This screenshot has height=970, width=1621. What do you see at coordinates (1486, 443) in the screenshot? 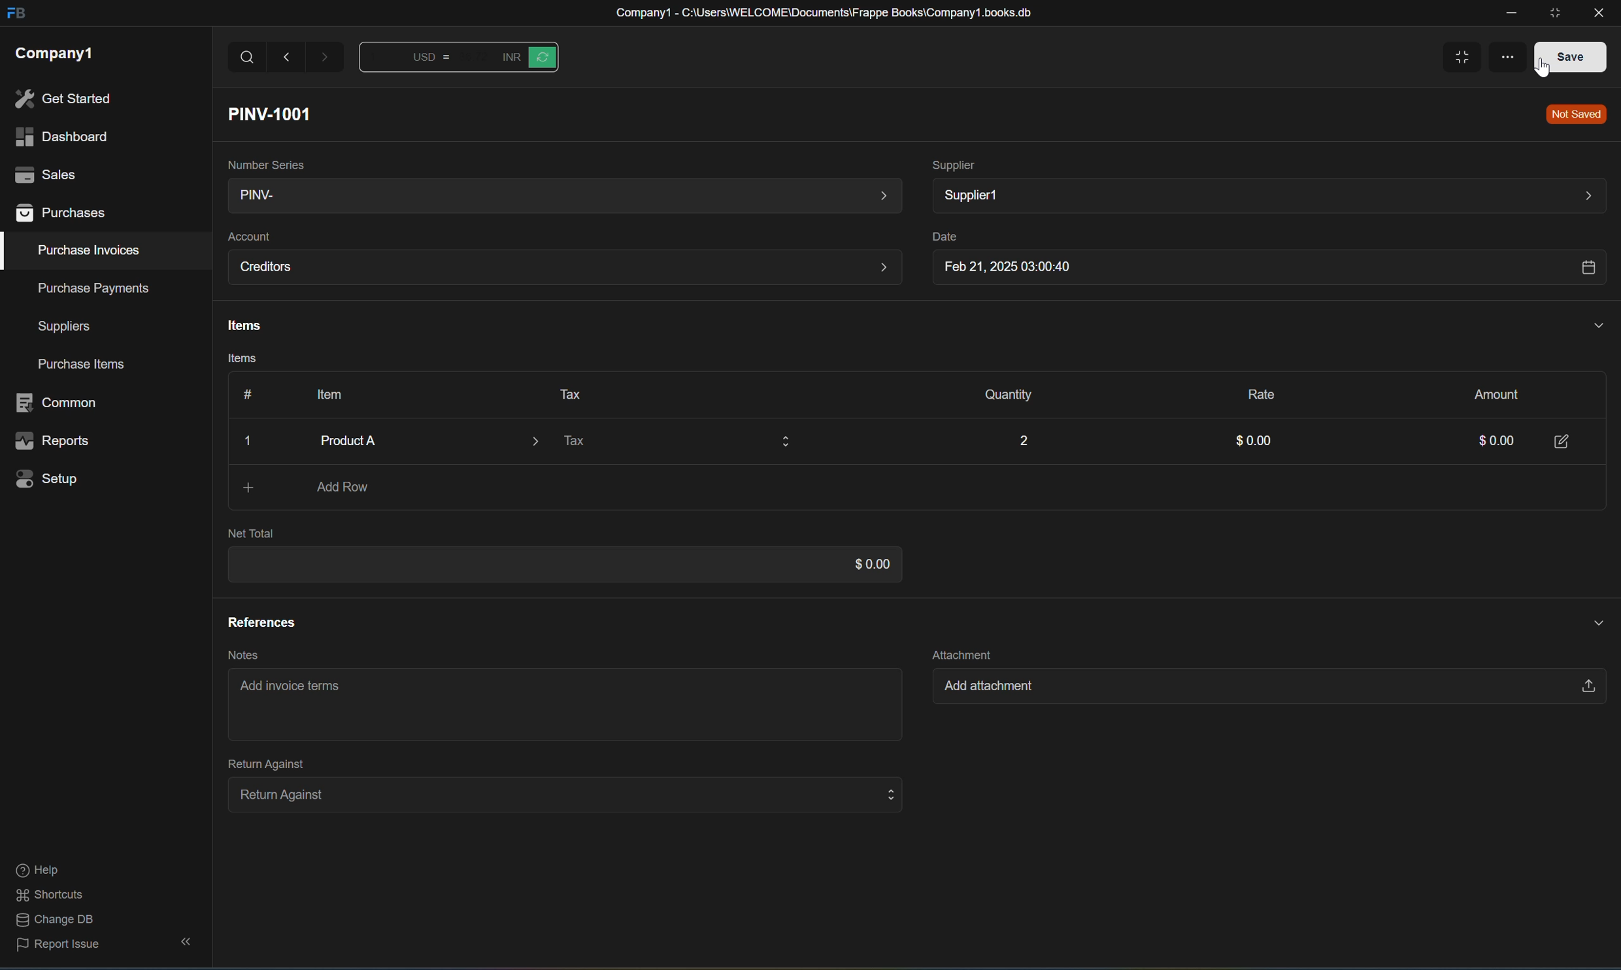
I see `0.00` at bounding box center [1486, 443].